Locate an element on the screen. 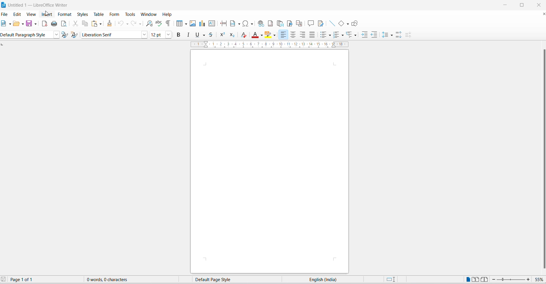  insert table is located at coordinates (178, 24).